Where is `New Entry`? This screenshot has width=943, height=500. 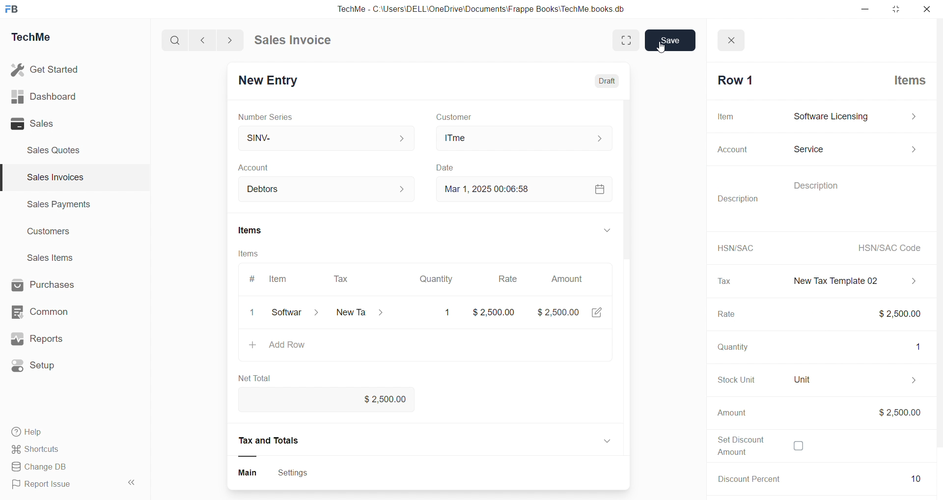
New Entry is located at coordinates (272, 79).